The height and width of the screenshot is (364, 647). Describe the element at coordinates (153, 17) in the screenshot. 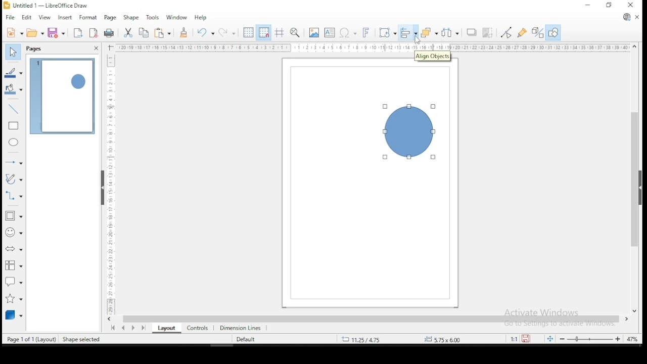

I see `tools` at that location.